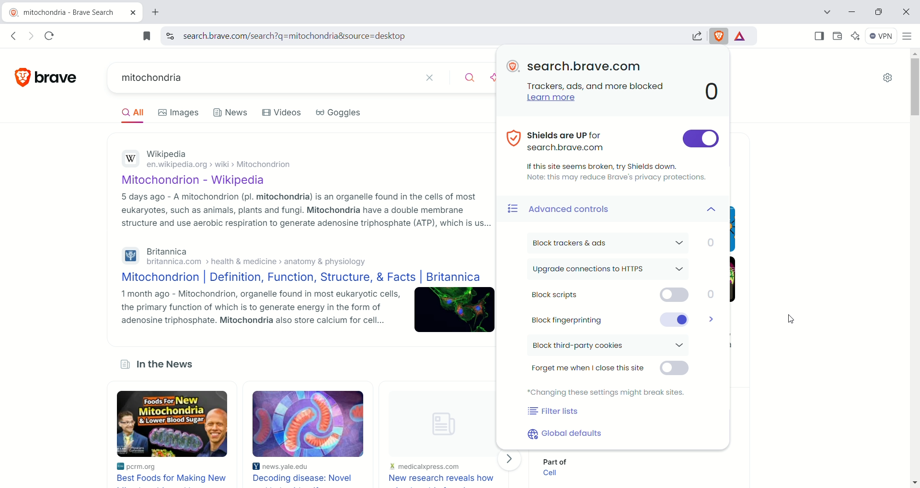 The height and width of the screenshot is (488, 920). Describe the element at coordinates (701, 139) in the screenshot. I see `on` at that location.